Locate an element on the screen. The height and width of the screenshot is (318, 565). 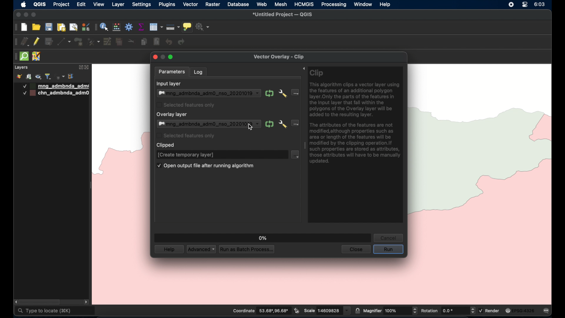
minimize is located at coordinates (26, 15).